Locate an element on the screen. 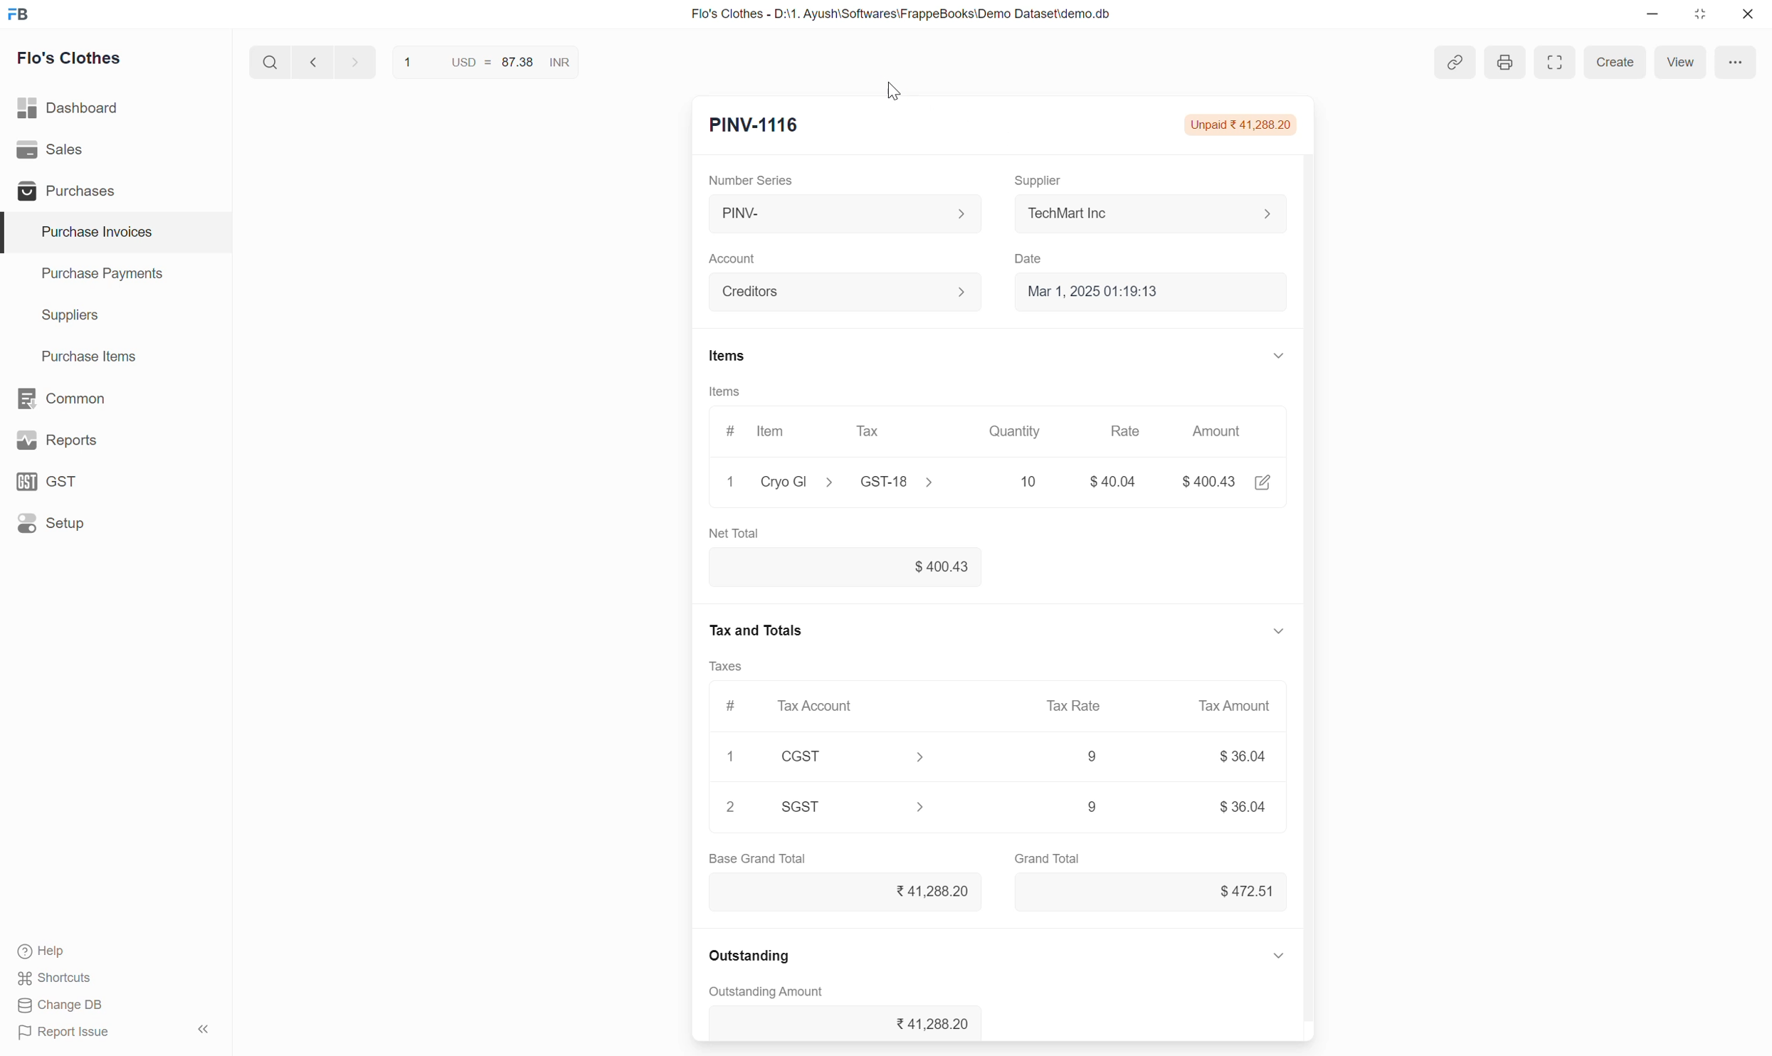 This screenshot has height=1056, width=1772. SGST is located at coordinates (860, 808).